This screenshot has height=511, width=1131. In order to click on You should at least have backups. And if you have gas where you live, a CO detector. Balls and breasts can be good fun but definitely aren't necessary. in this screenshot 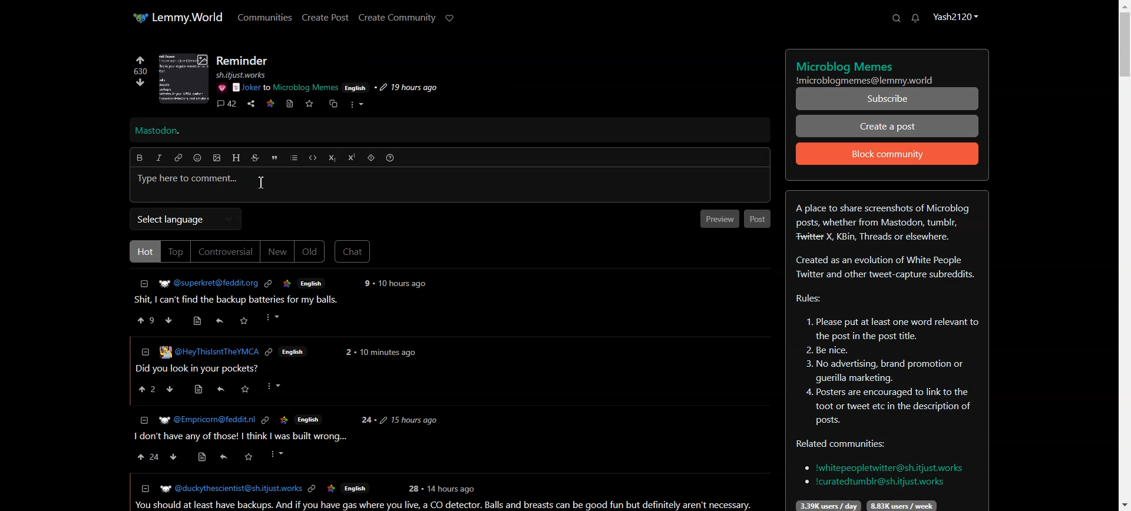, I will do `click(447, 505)`.